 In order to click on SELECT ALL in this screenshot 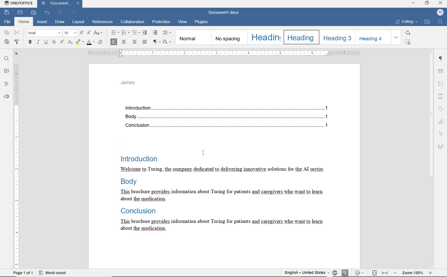, I will do `click(408, 42)`.